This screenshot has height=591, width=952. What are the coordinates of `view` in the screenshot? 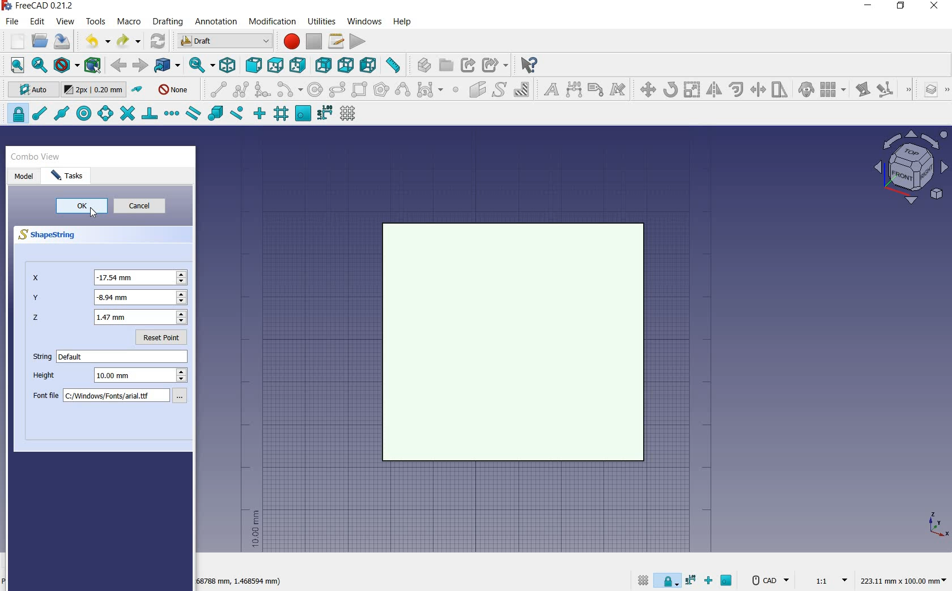 It's located at (66, 22).